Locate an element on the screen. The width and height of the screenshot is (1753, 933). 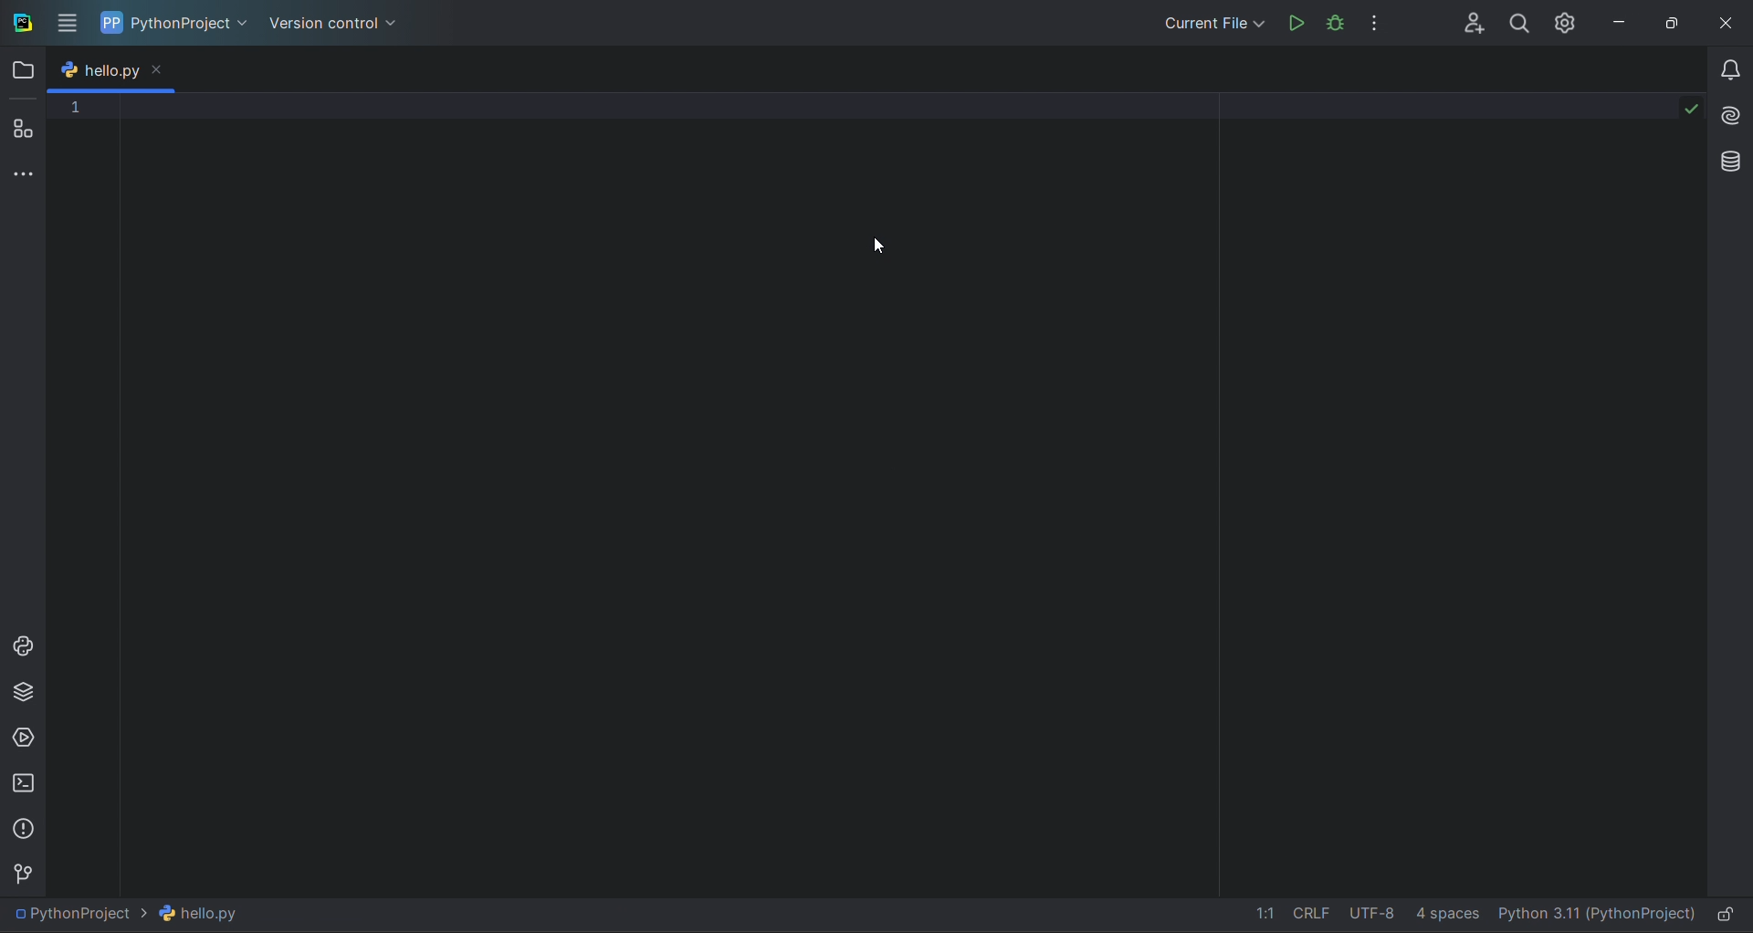
1:1 CRLF UTF-8 4 spaces is located at coordinates (1349, 915).